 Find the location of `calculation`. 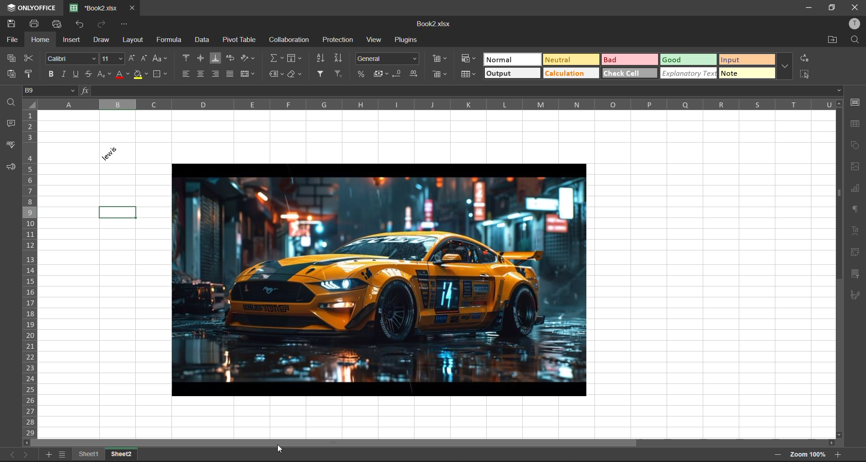

calculation is located at coordinates (573, 72).